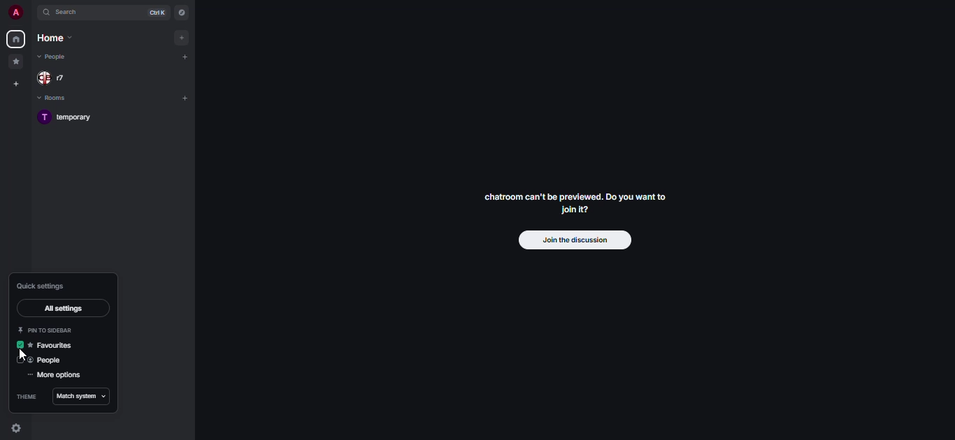  Describe the element at coordinates (44, 330) in the screenshot. I see `pin to sidebar` at that location.